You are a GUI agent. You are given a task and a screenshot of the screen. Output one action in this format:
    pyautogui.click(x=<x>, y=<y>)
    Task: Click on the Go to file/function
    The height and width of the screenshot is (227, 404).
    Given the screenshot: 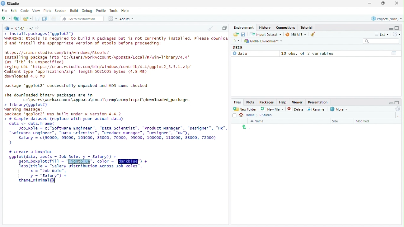 What is the action you would take?
    pyautogui.click(x=82, y=19)
    